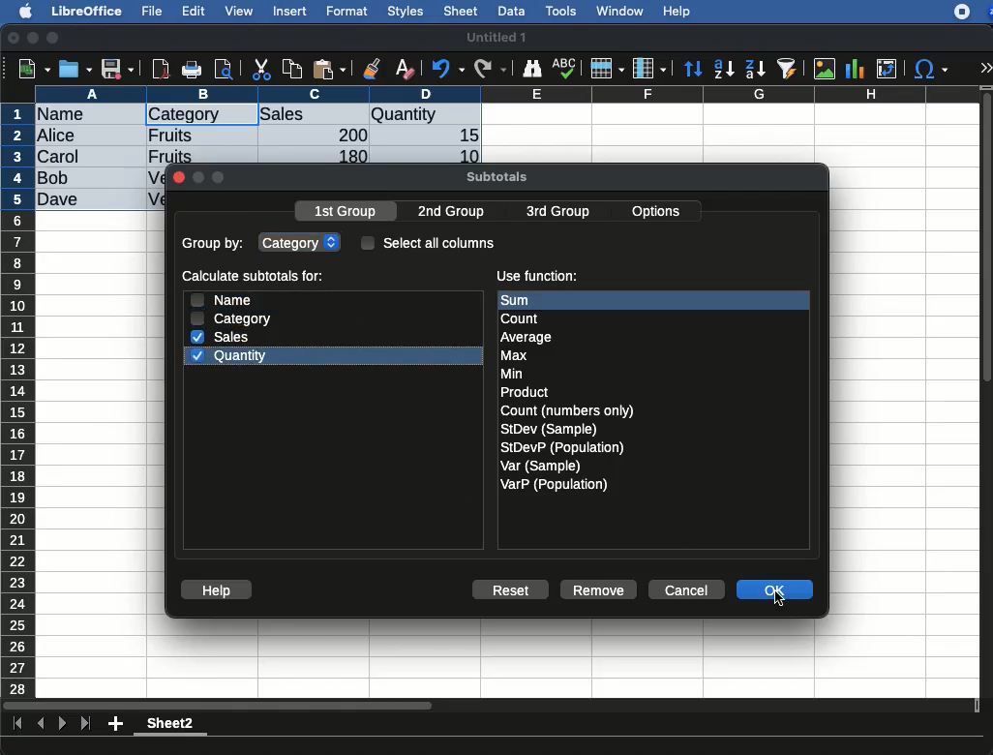 This screenshot has width=993, height=755. What do you see at coordinates (783, 598) in the screenshot?
I see `click` at bounding box center [783, 598].